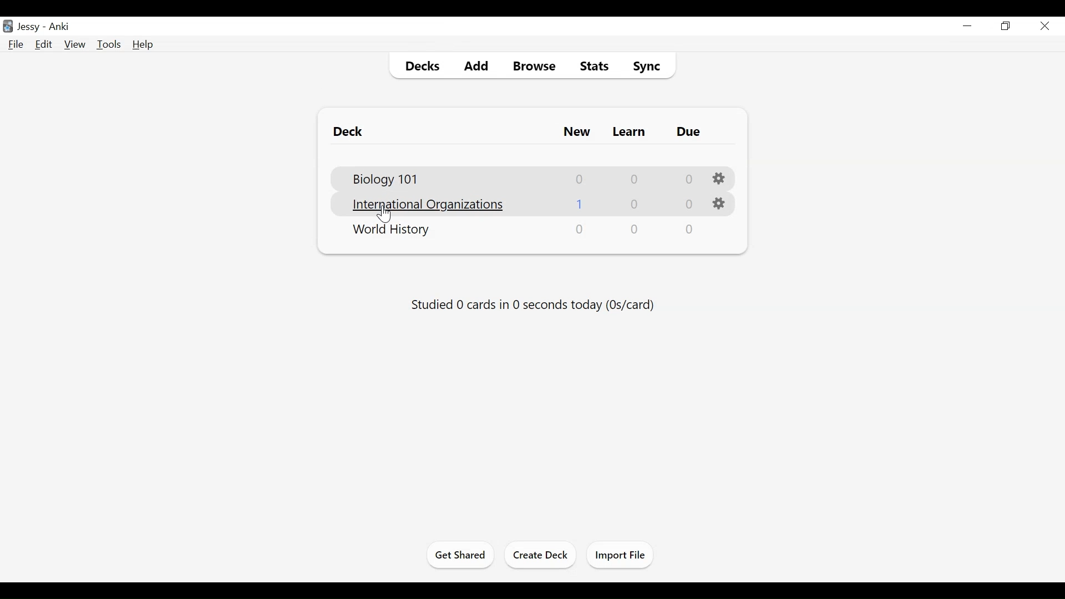 The width and height of the screenshot is (1065, 599). What do you see at coordinates (388, 179) in the screenshot?
I see `Deck Name` at bounding box center [388, 179].